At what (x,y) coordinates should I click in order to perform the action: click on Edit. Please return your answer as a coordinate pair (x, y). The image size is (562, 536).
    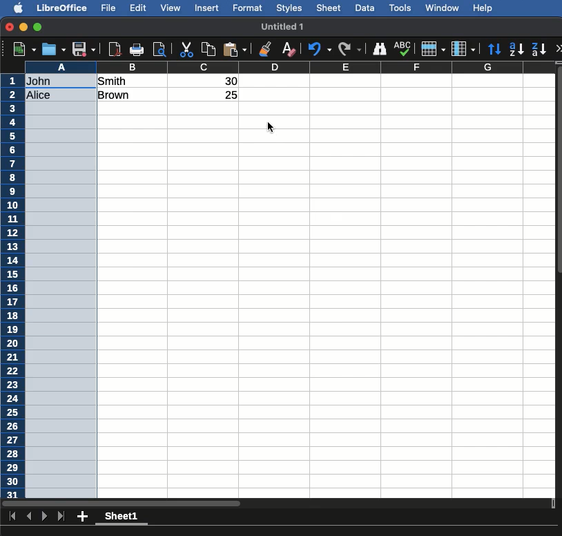
    Looking at the image, I should click on (138, 7).